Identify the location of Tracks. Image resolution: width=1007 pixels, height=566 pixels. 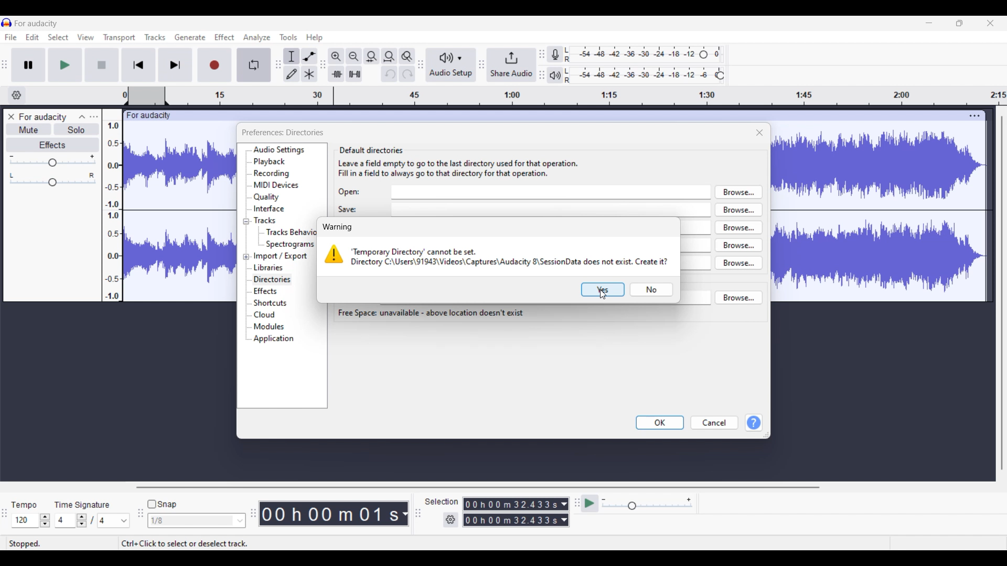
(265, 220).